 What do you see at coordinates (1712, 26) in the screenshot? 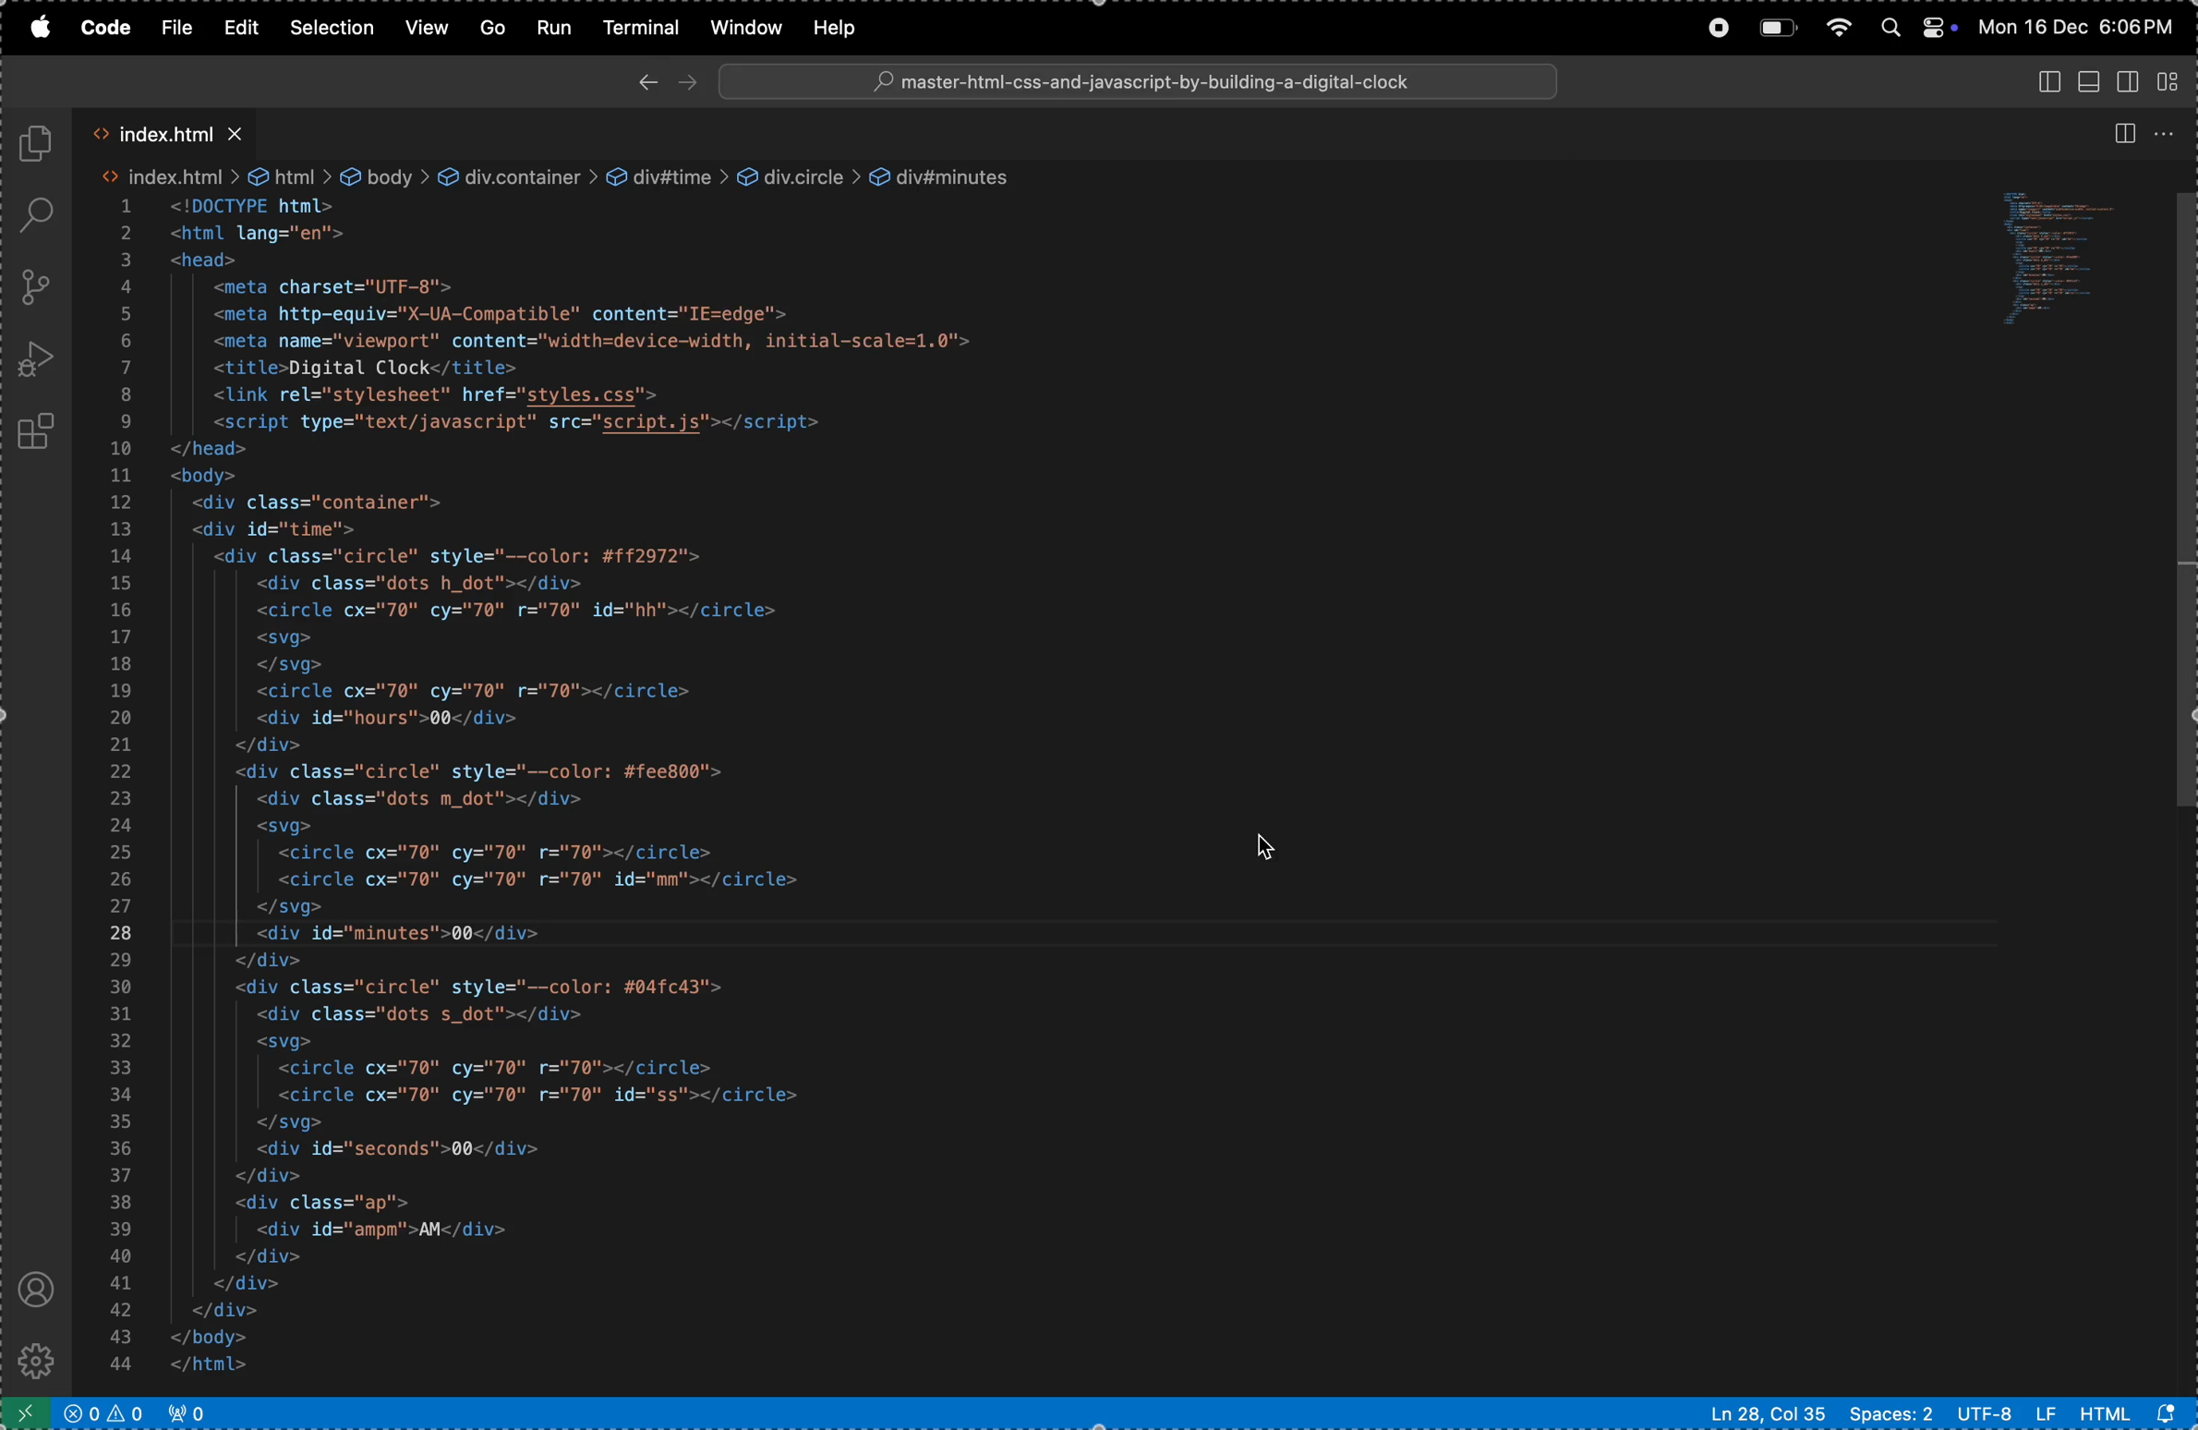
I see `record` at bounding box center [1712, 26].